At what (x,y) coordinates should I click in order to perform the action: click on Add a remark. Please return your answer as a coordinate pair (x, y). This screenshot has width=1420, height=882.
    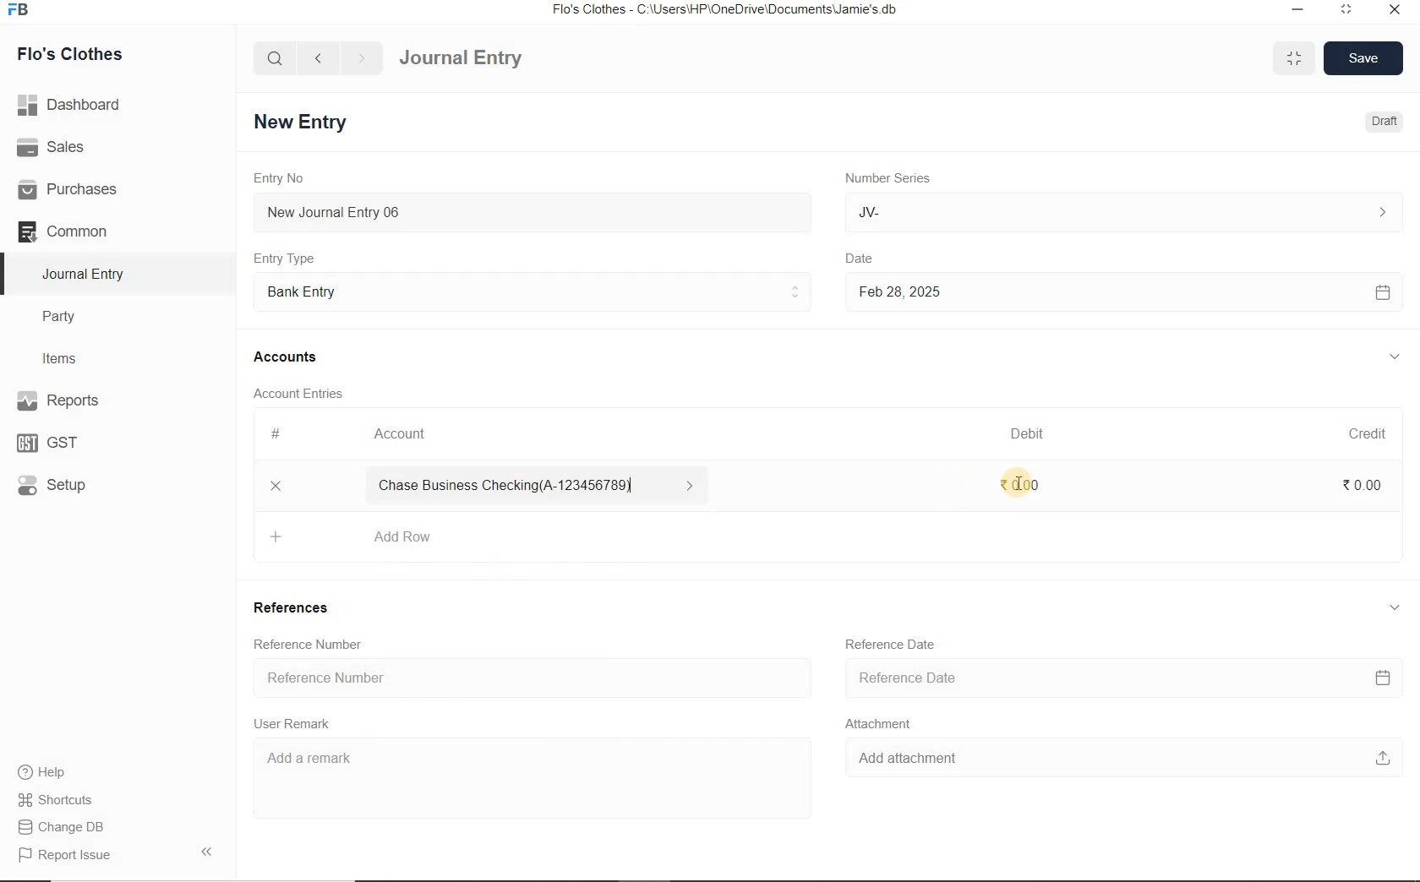
    Looking at the image, I should click on (522, 767).